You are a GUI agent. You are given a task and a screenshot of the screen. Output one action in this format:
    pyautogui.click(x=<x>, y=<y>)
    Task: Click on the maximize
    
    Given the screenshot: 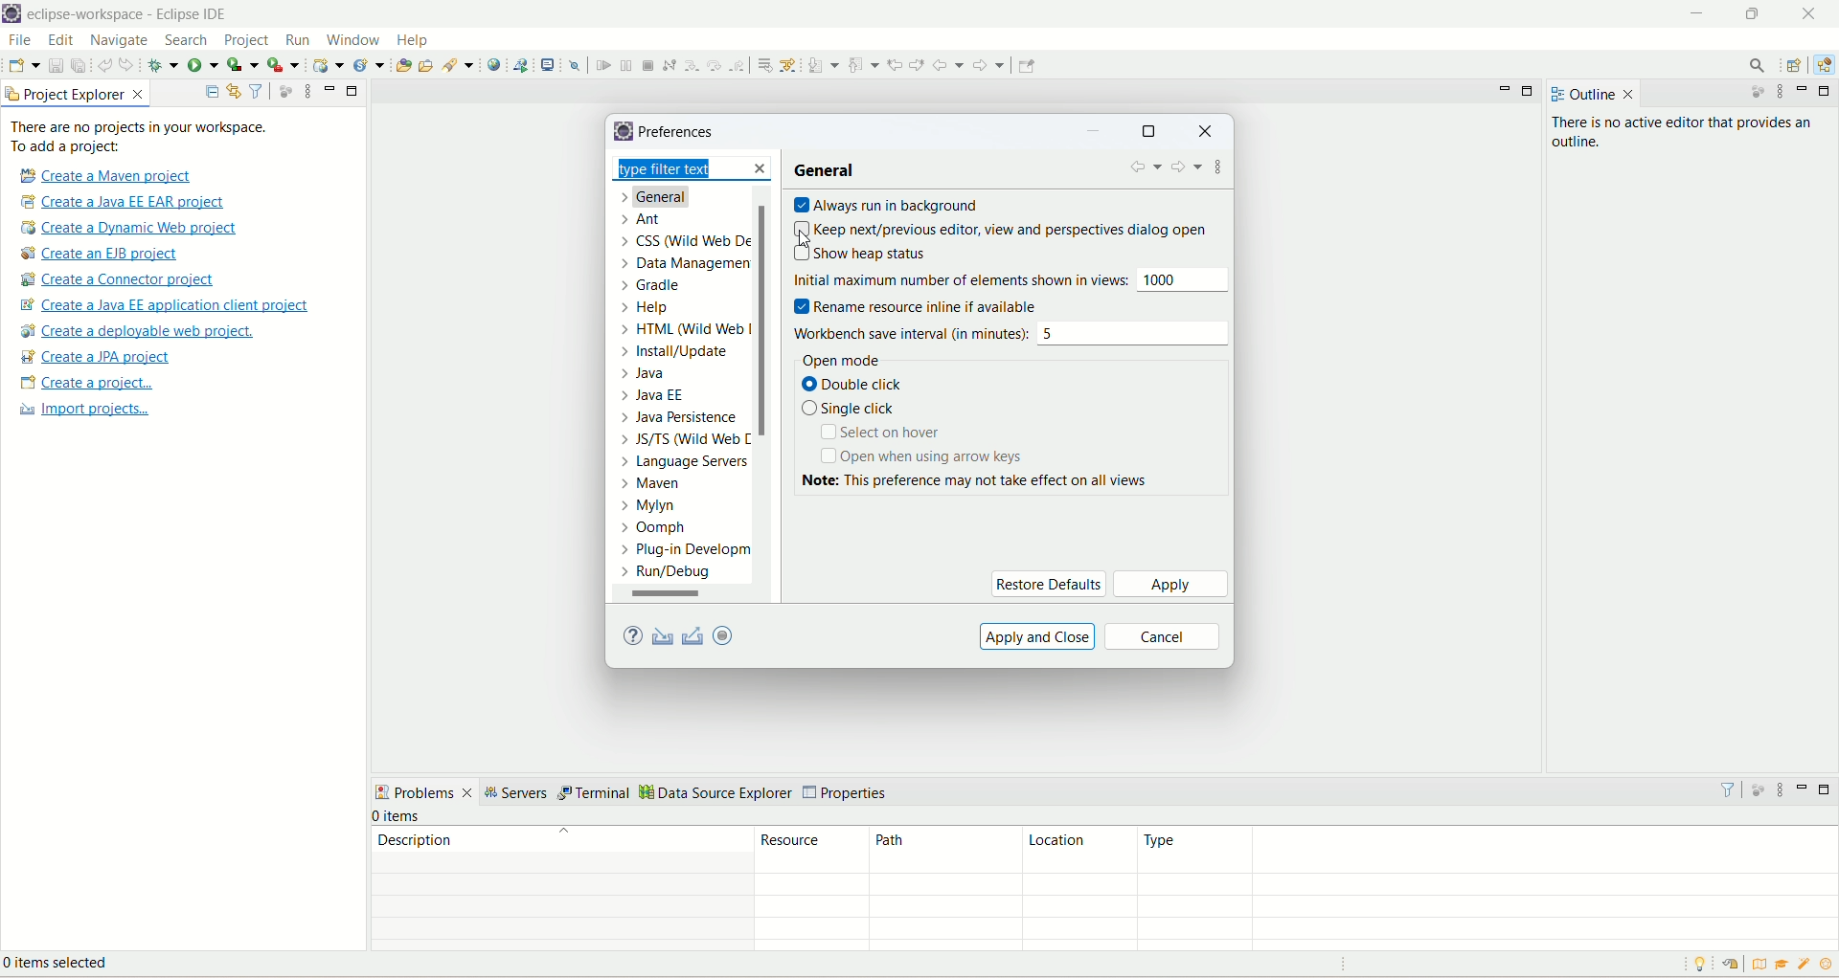 What is the action you would take?
    pyautogui.click(x=1828, y=789)
    